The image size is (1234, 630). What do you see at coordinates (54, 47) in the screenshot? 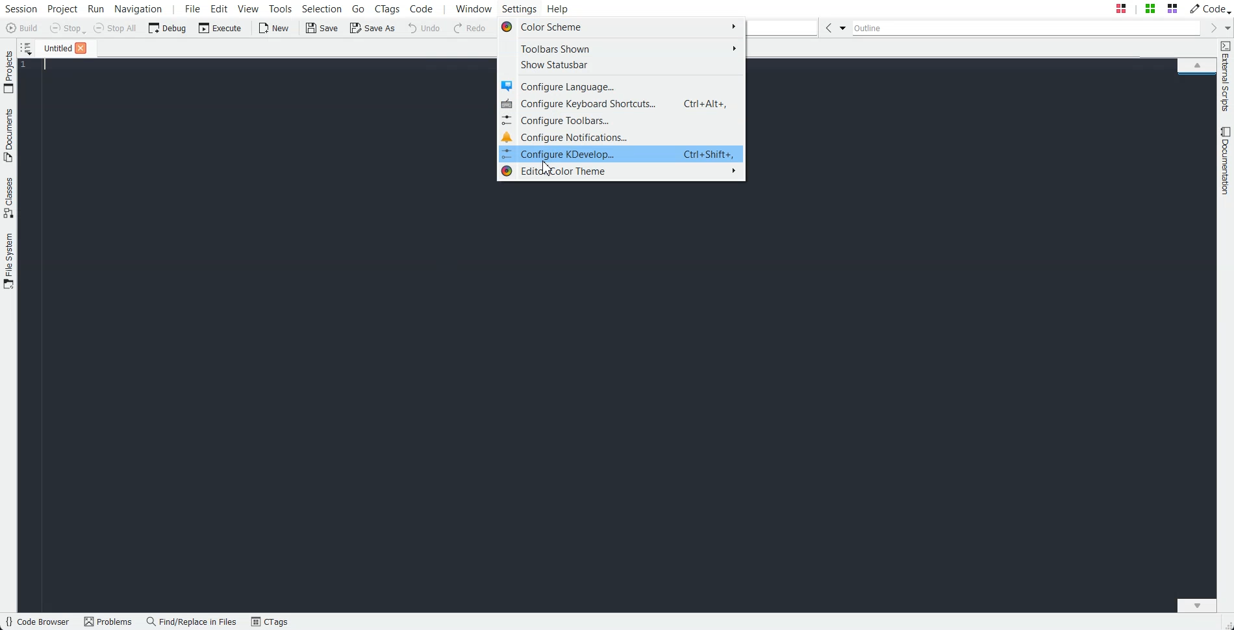
I see `File` at bounding box center [54, 47].